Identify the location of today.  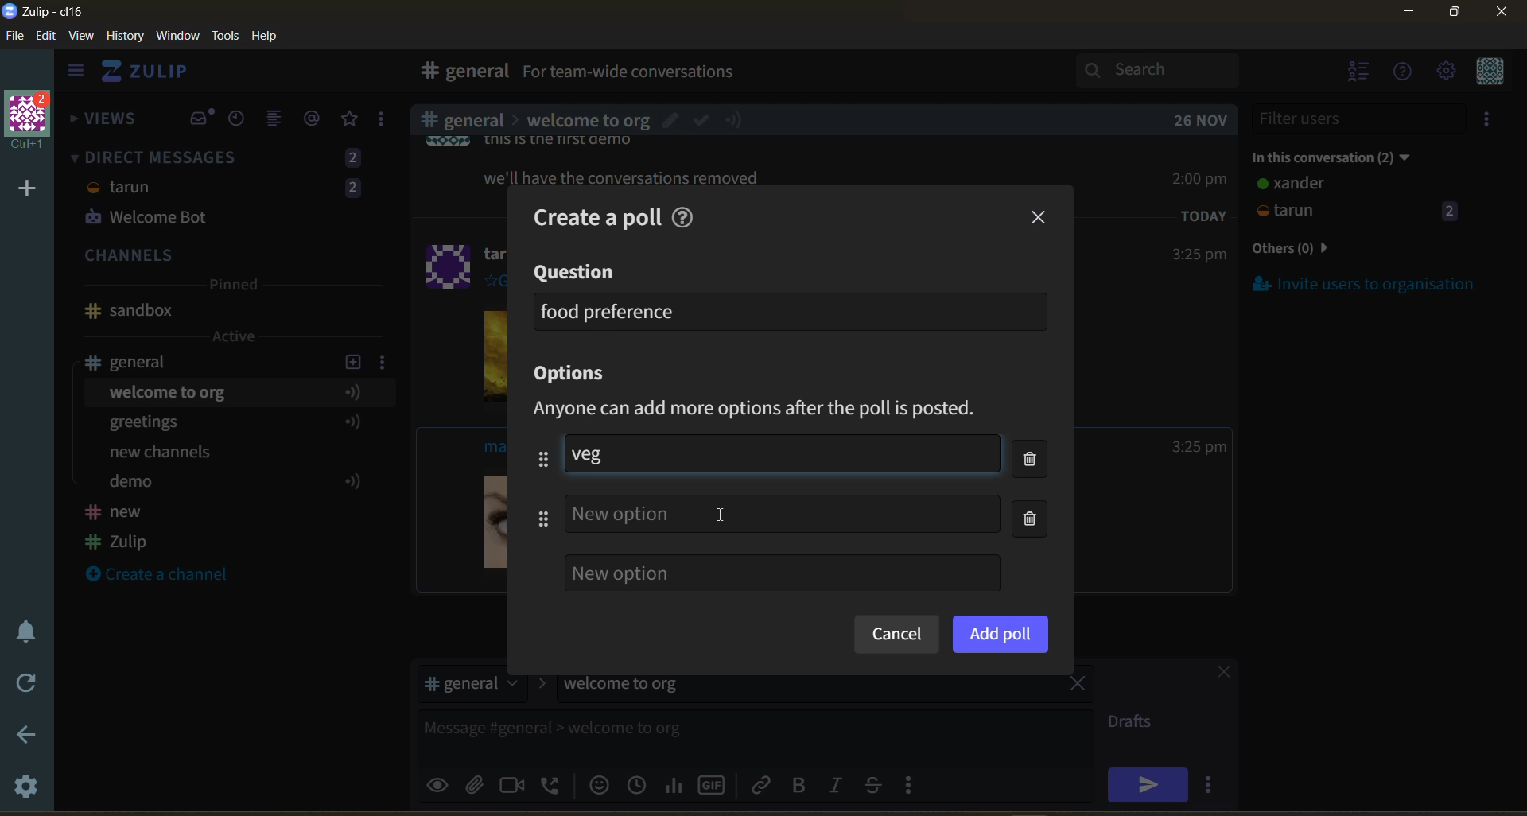
(1204, 215).